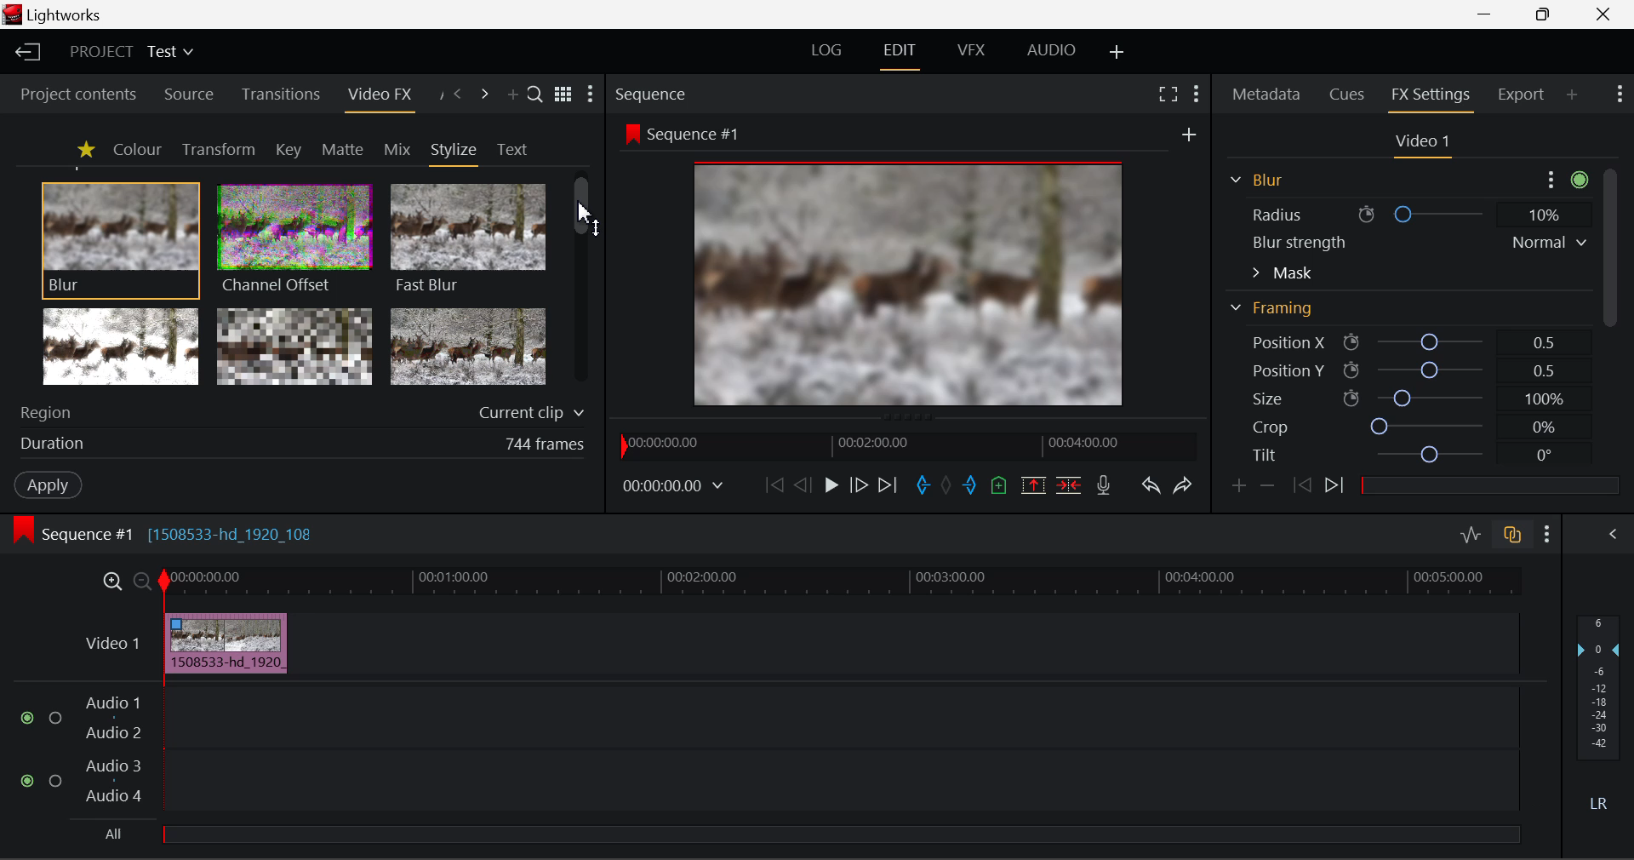 This screenshot has height=860, width=1634. What do you see at coordinates (48, 487) in the screenshot?
I see `Apply` at bounding box center [48, 487].